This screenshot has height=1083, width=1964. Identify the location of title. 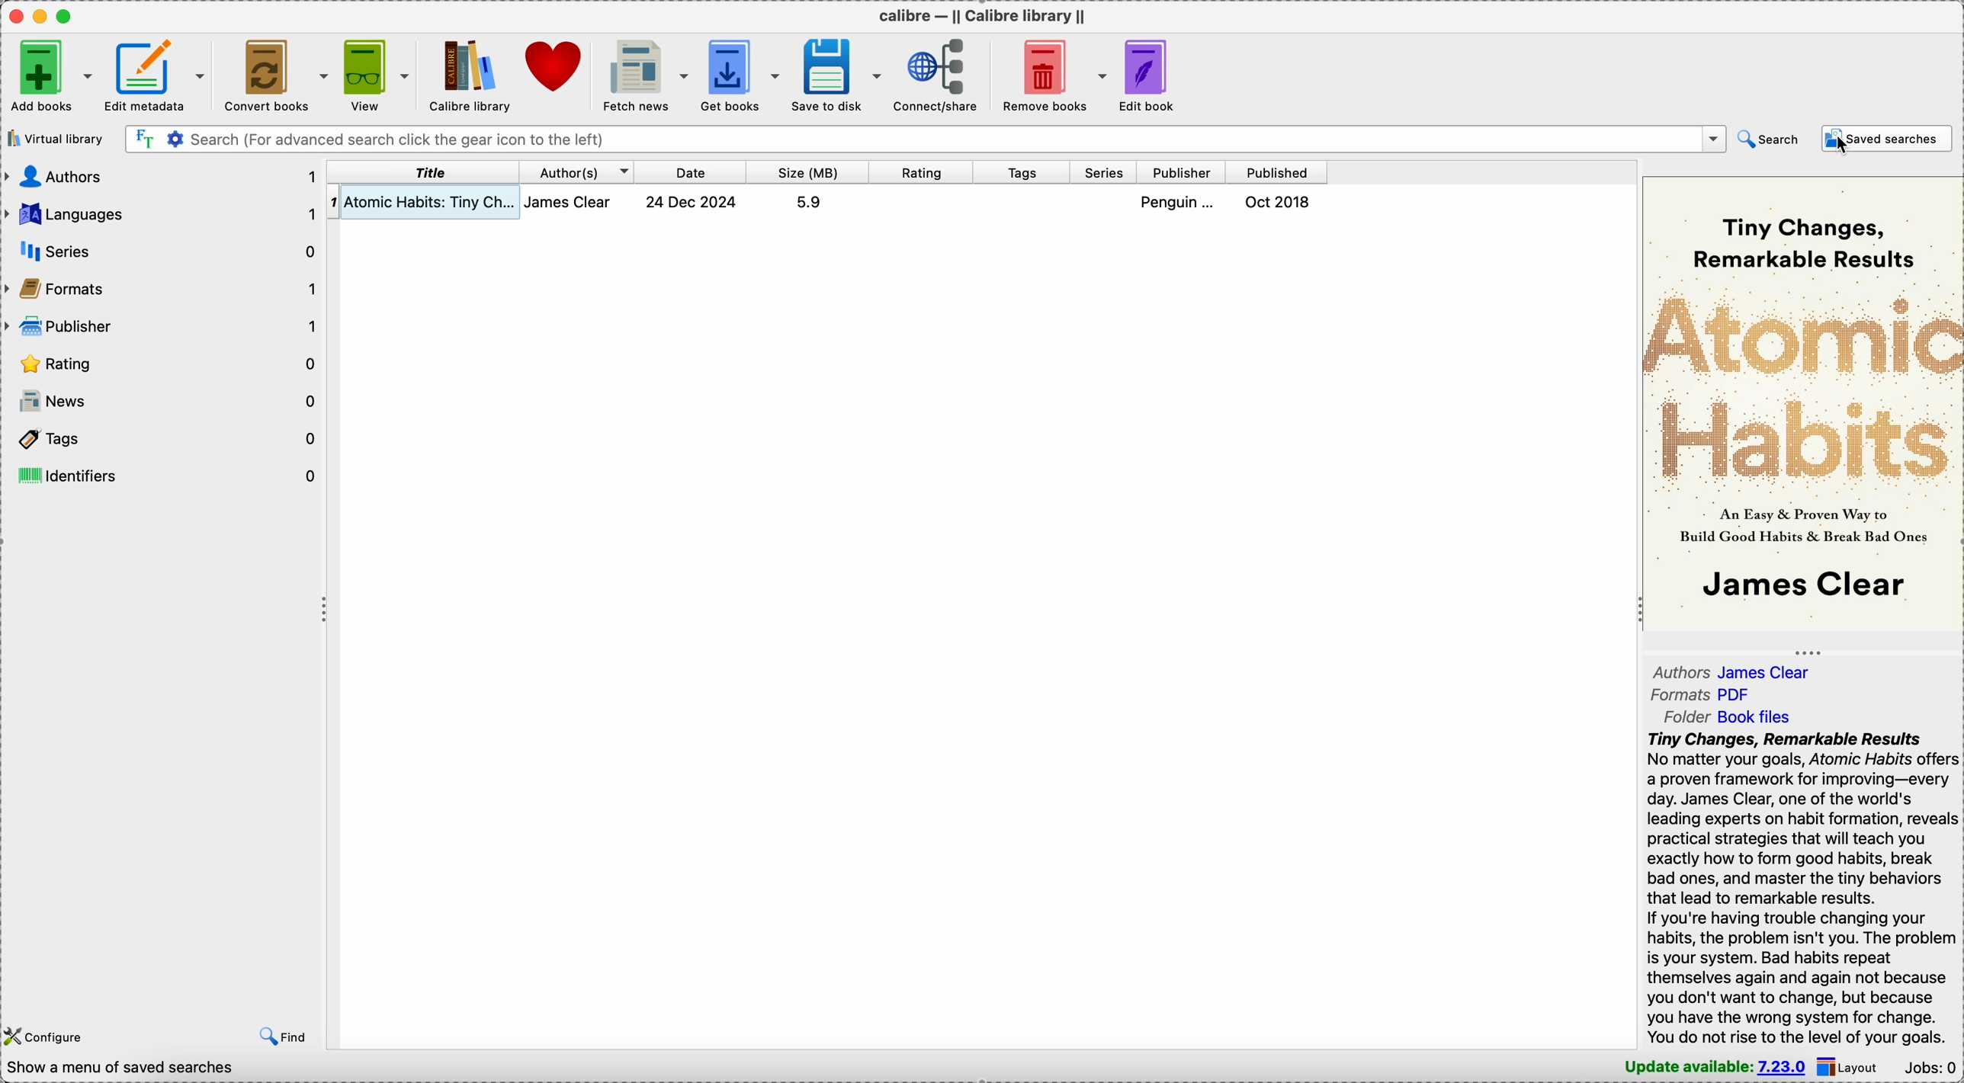
(424, 171).